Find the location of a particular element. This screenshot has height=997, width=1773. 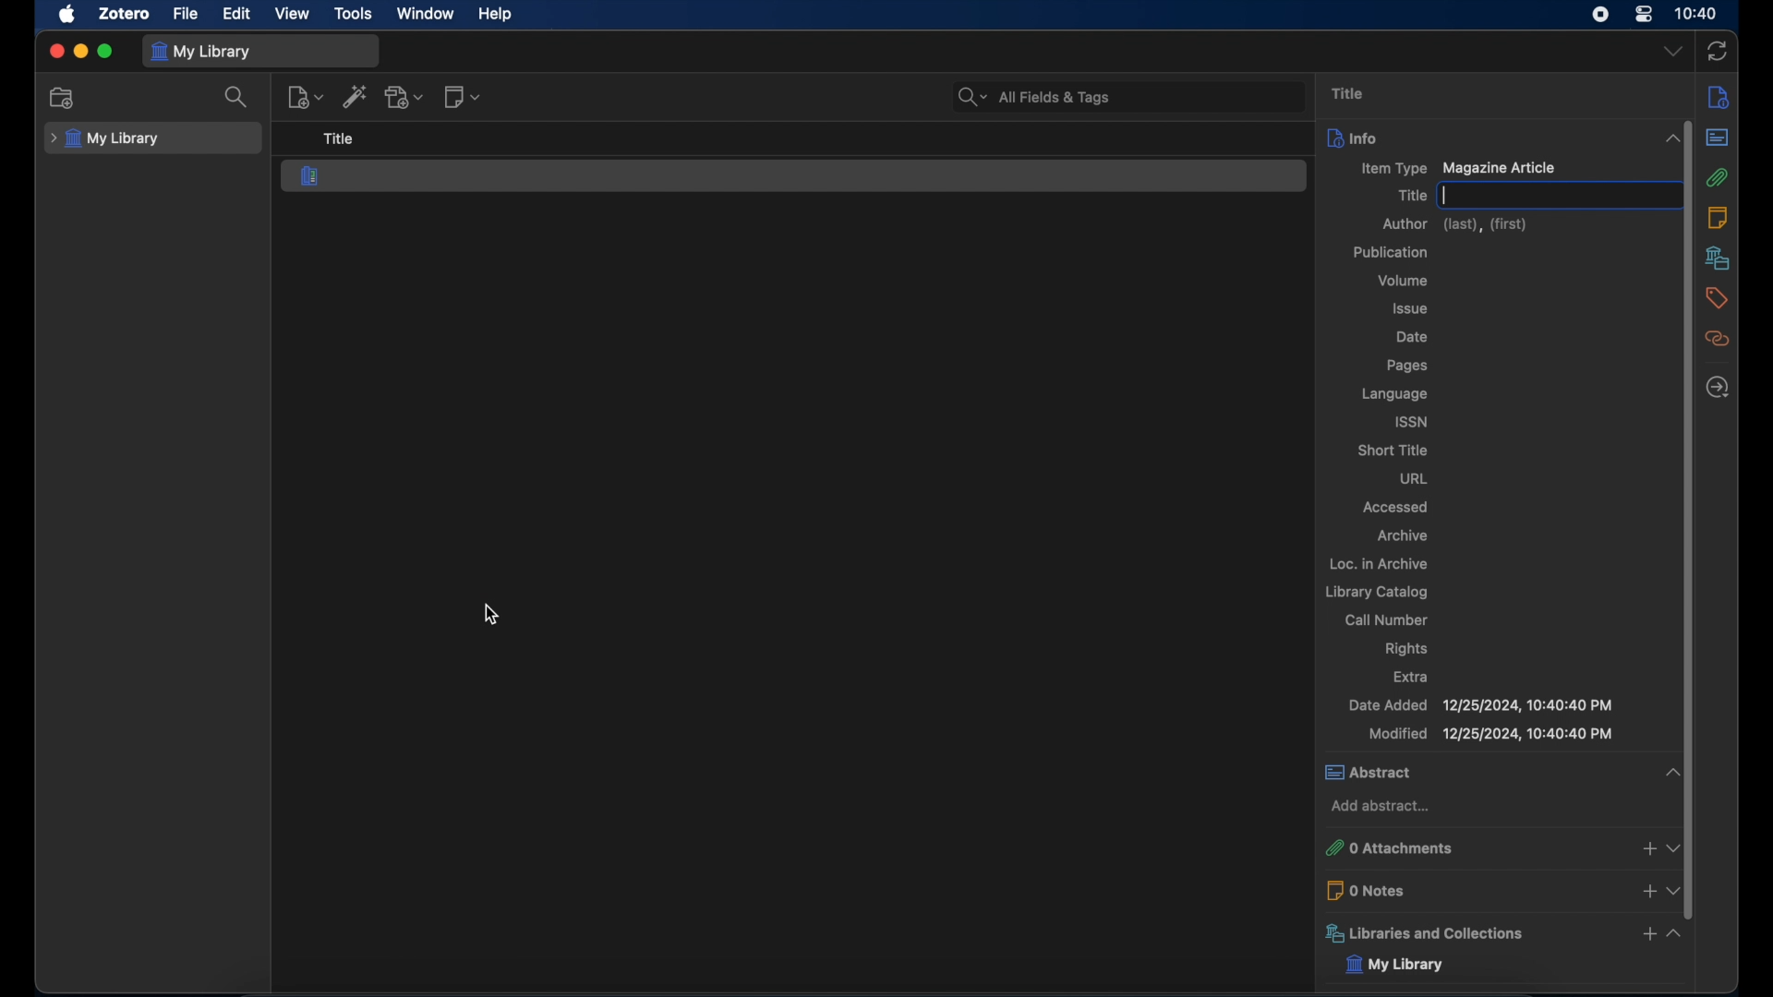

call number is located at coordinates (1386, 619).